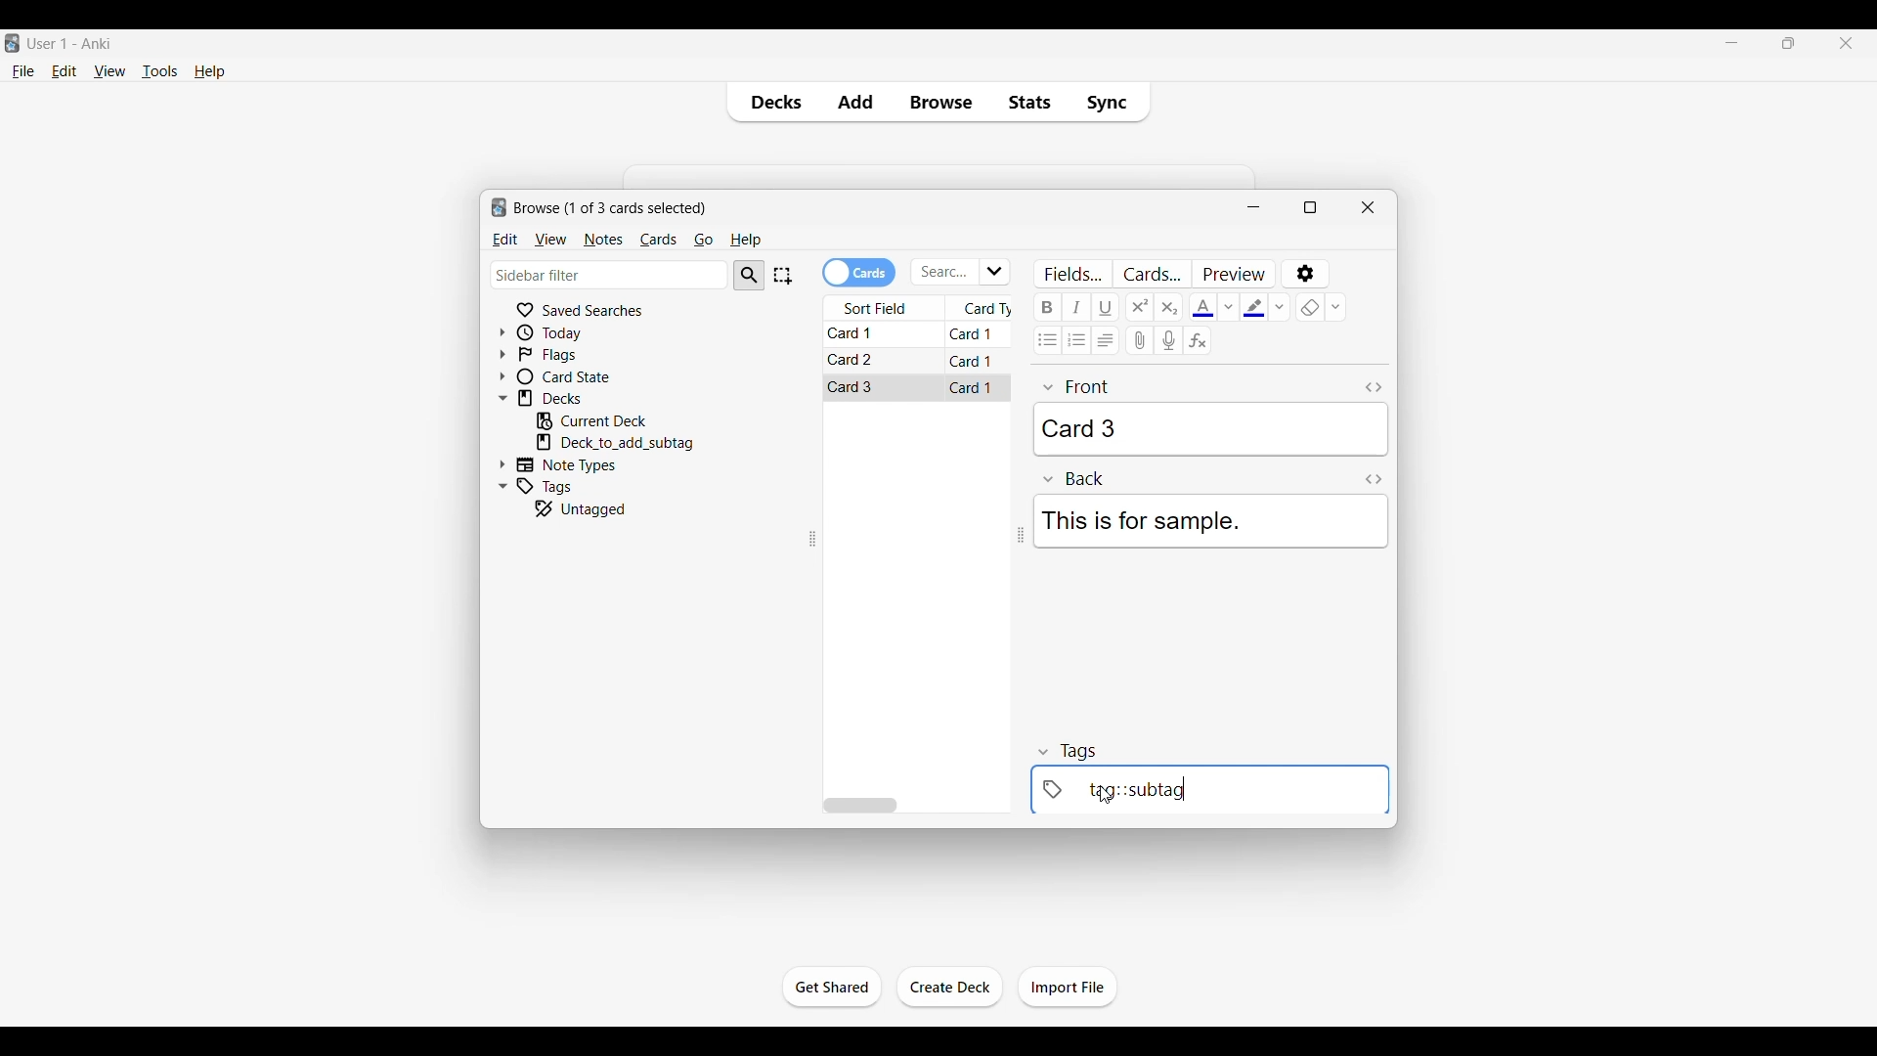 This screenshot has width=1877, height=1056. Describe the element at coordinates (609, 508) in the screenshot. I see `Click to go to untagged` at that location.